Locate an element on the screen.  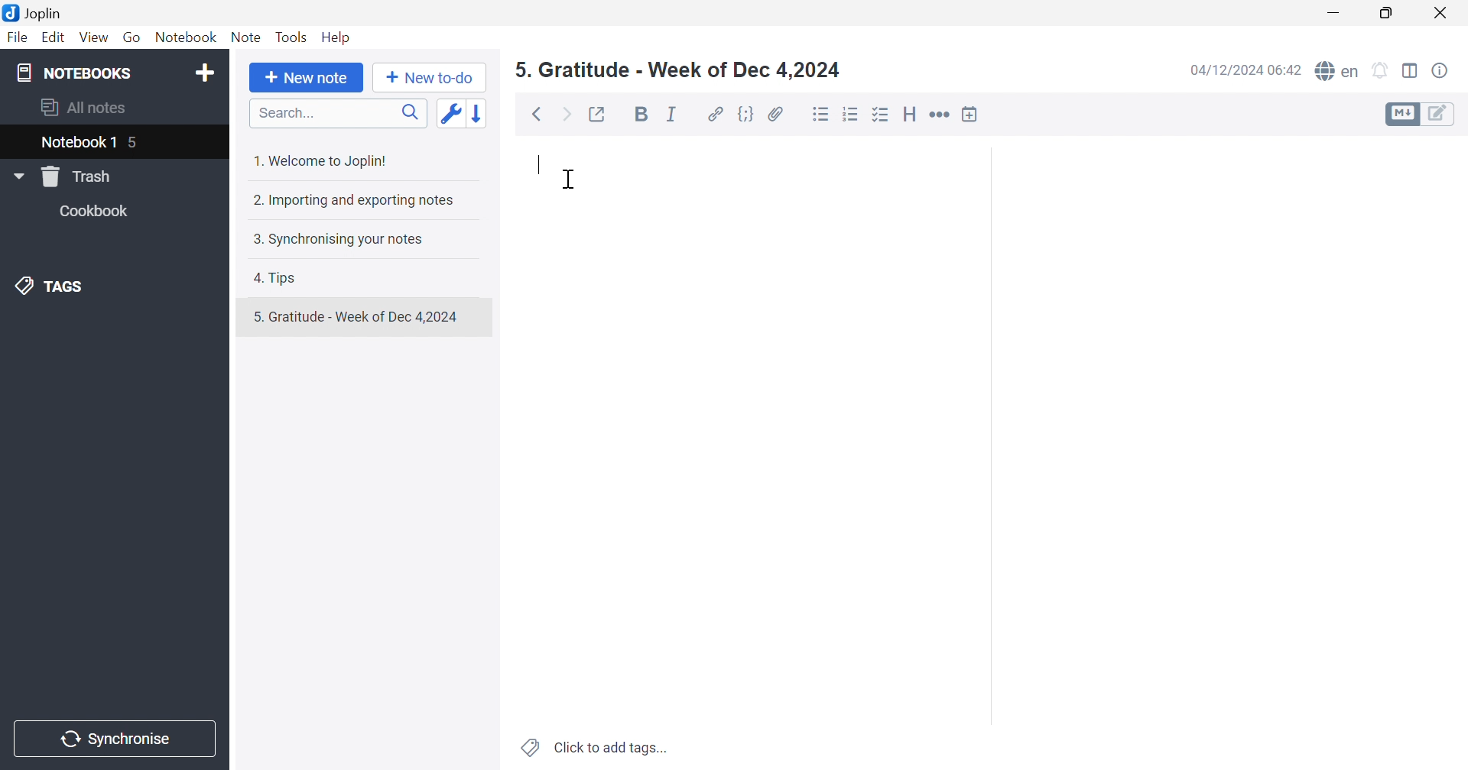
Spell checker is located at coordinates (1337, 70).